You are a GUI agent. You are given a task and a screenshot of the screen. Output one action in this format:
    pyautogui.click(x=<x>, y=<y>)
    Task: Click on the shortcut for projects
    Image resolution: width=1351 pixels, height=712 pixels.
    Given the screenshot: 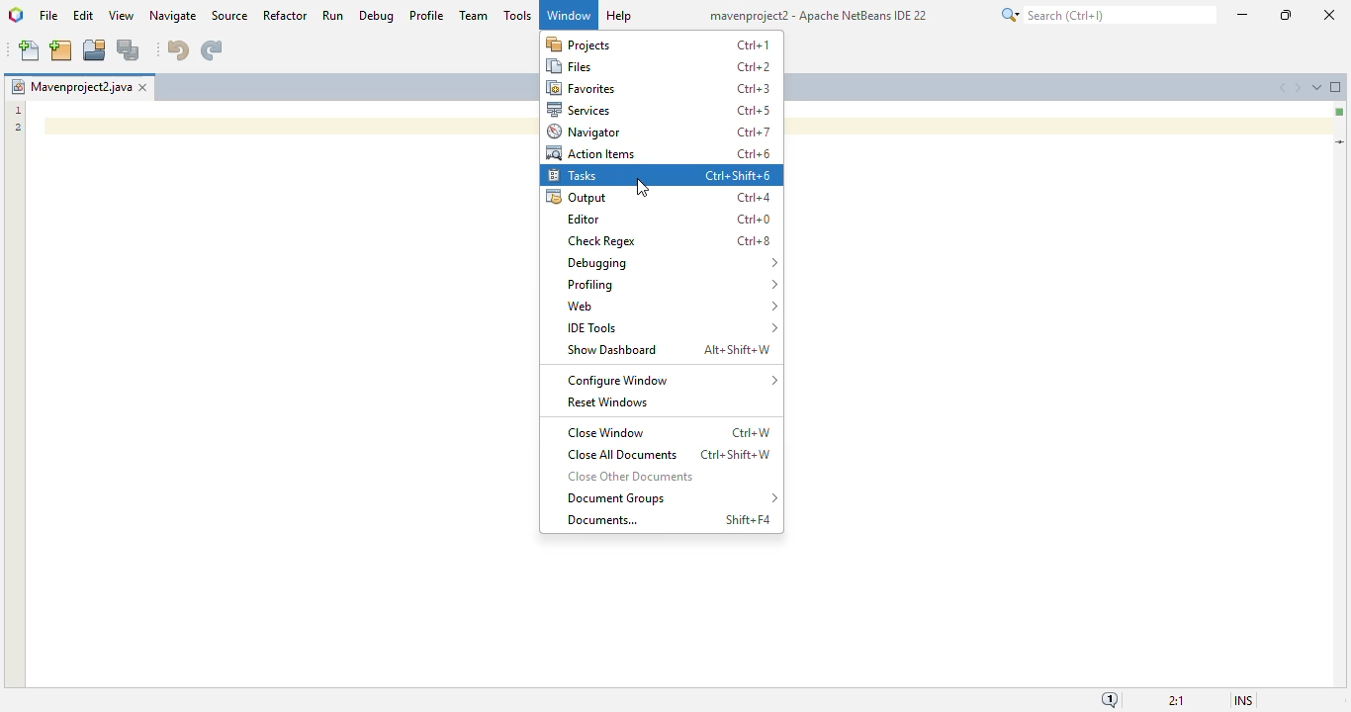 What is the action you would take?
    pyautogui.click(x=753, y=44)
    